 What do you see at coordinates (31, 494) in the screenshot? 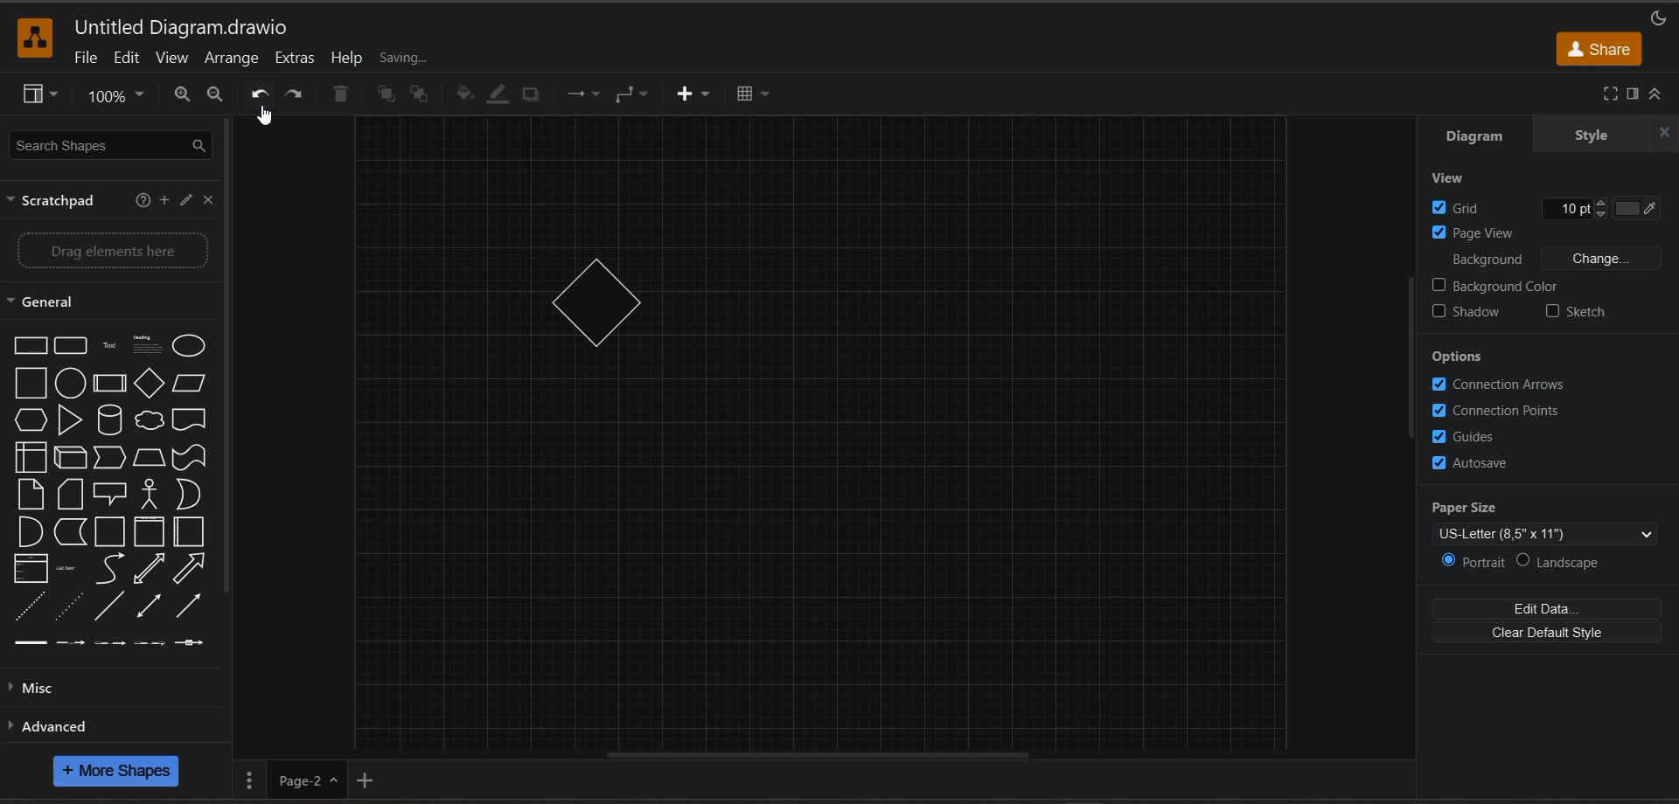
I see `Note` at bounding box center [31, 494].